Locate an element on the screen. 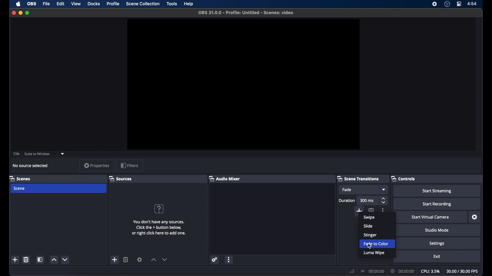  profile is located at coordinates (113, 4).